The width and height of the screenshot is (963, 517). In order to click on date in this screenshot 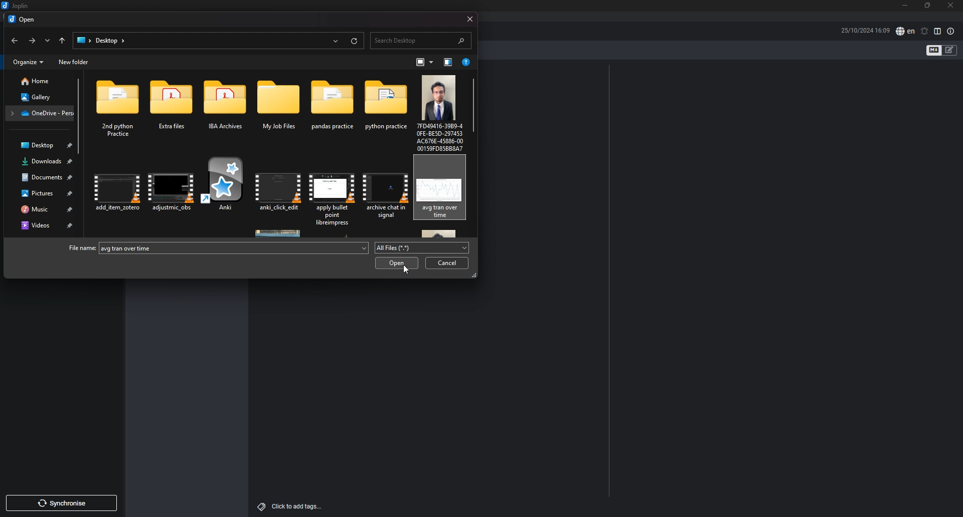, I will do `click(865, 30)`.